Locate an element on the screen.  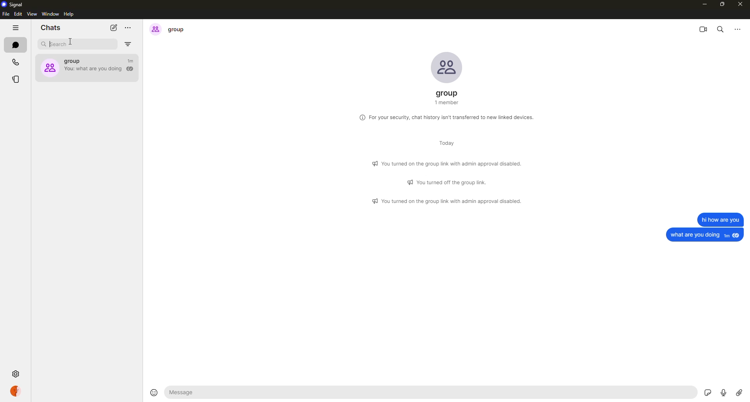
info is located at coordinates (449, 182).